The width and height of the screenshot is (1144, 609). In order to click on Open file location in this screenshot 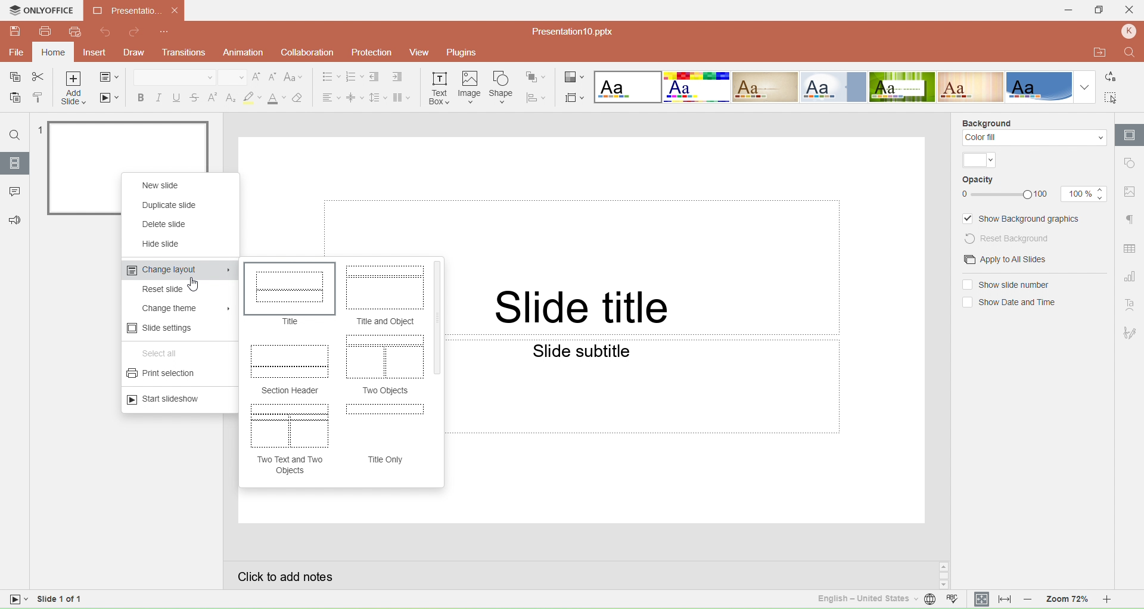, I will do `click(1096, 52)`.